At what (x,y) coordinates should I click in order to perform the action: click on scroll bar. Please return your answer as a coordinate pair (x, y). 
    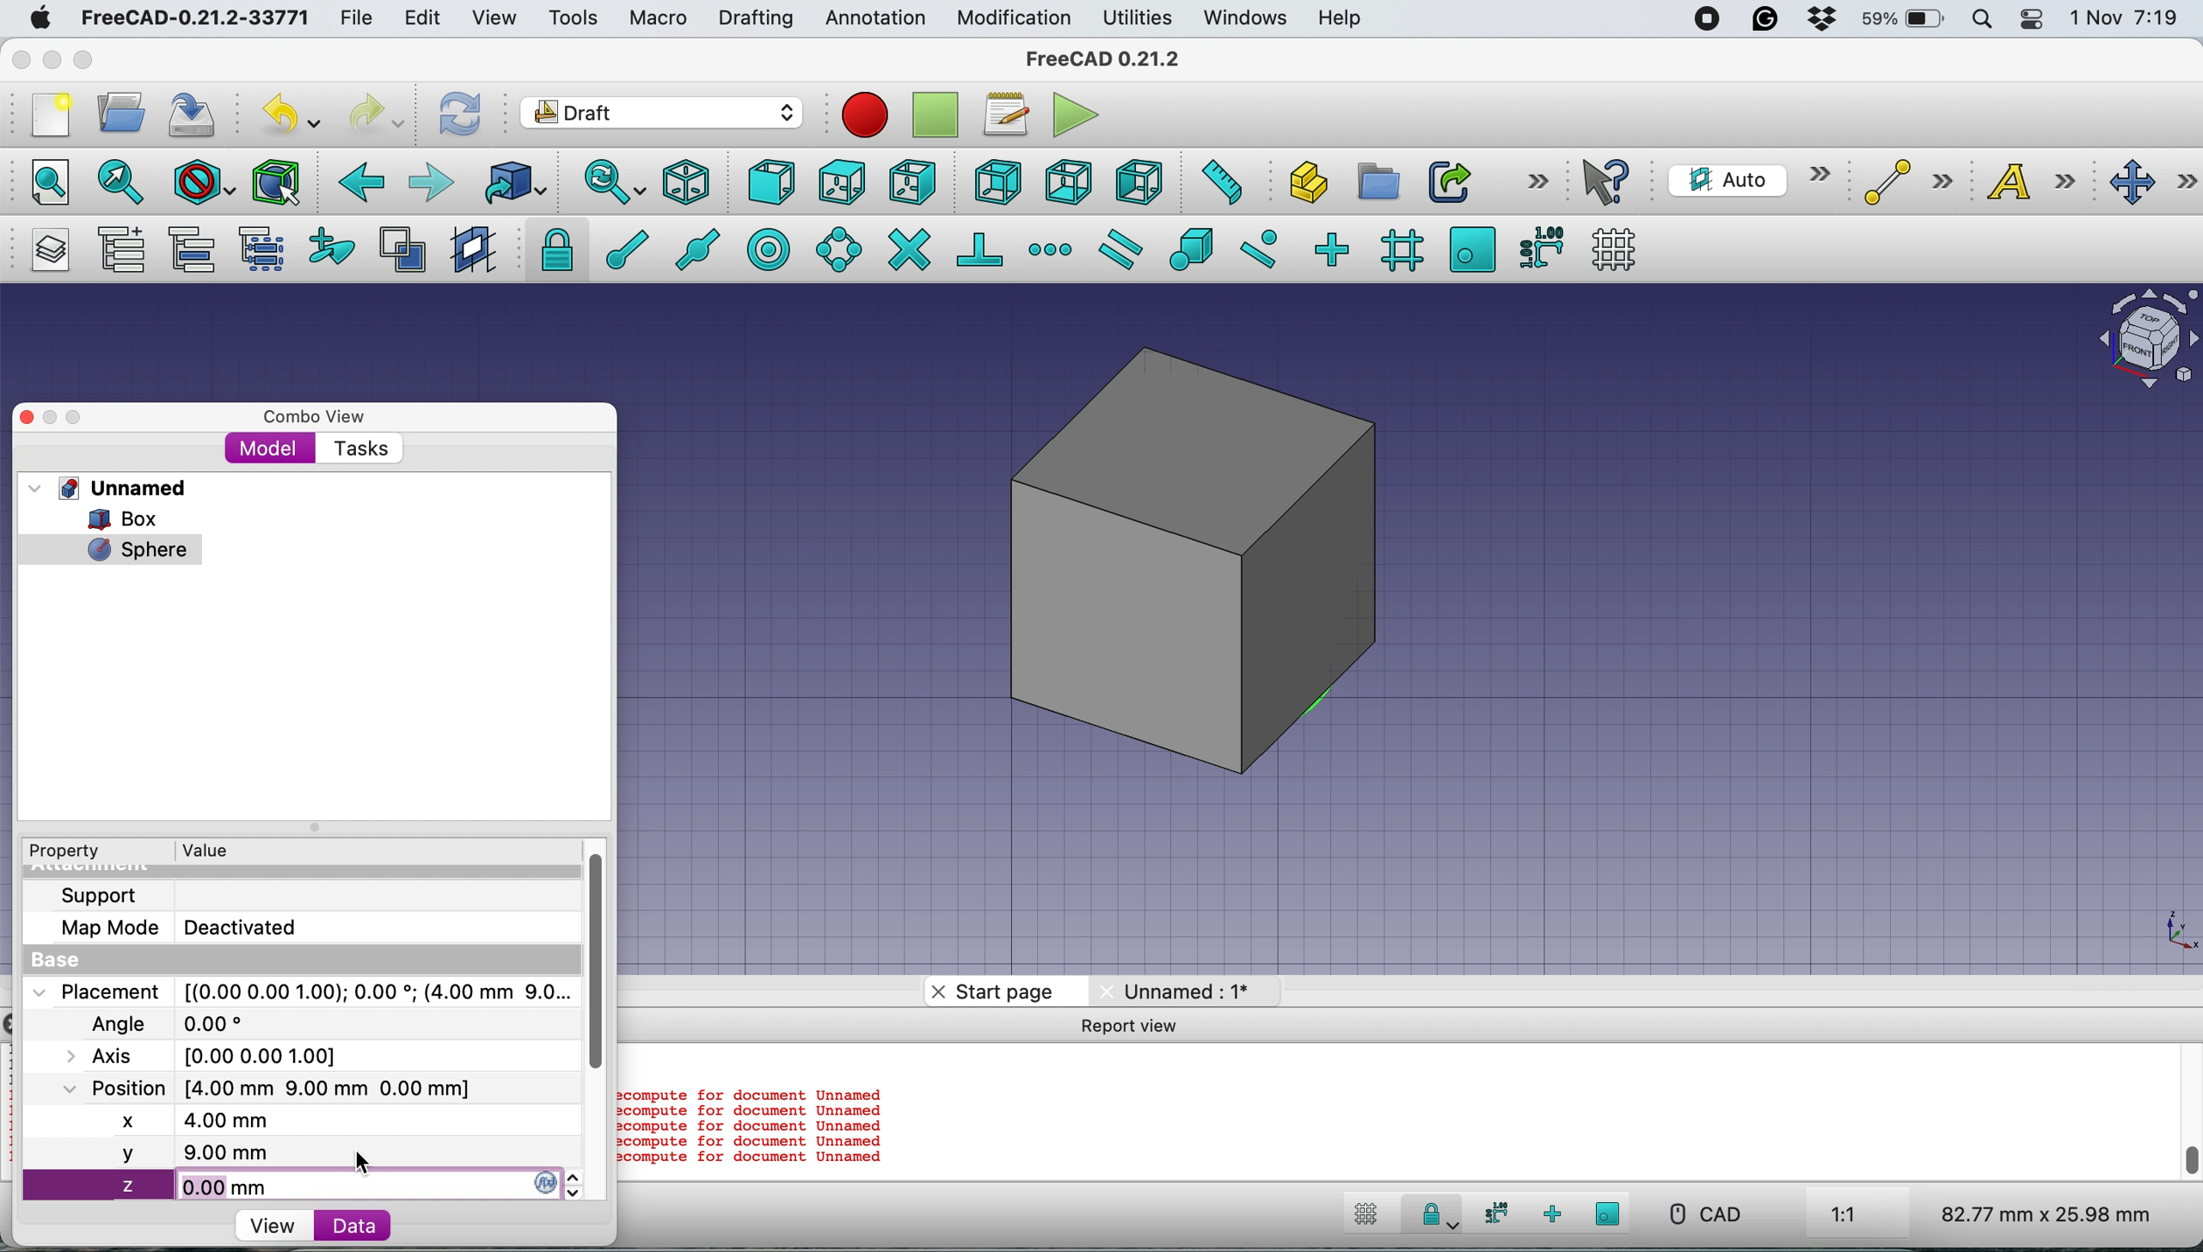
    Looking at the image, I should click on (2192, 1115).